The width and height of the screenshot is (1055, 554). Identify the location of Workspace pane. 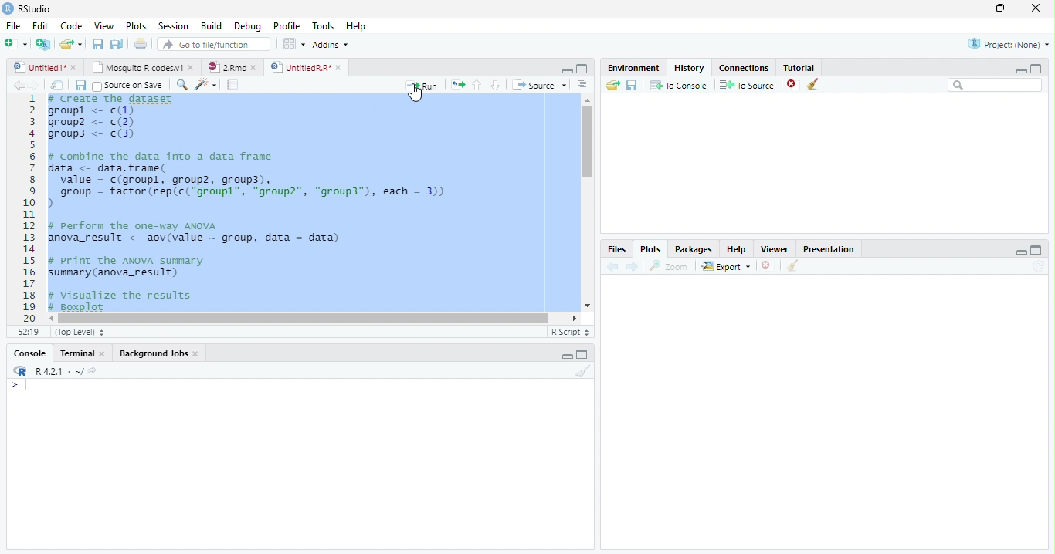
(293, 43).